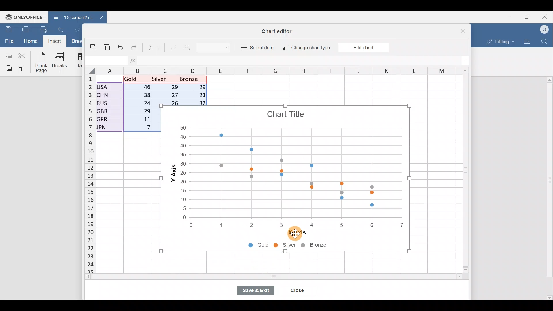 This screenshot has height=311, width=553. I want to click on Draw, so click(77, 41).